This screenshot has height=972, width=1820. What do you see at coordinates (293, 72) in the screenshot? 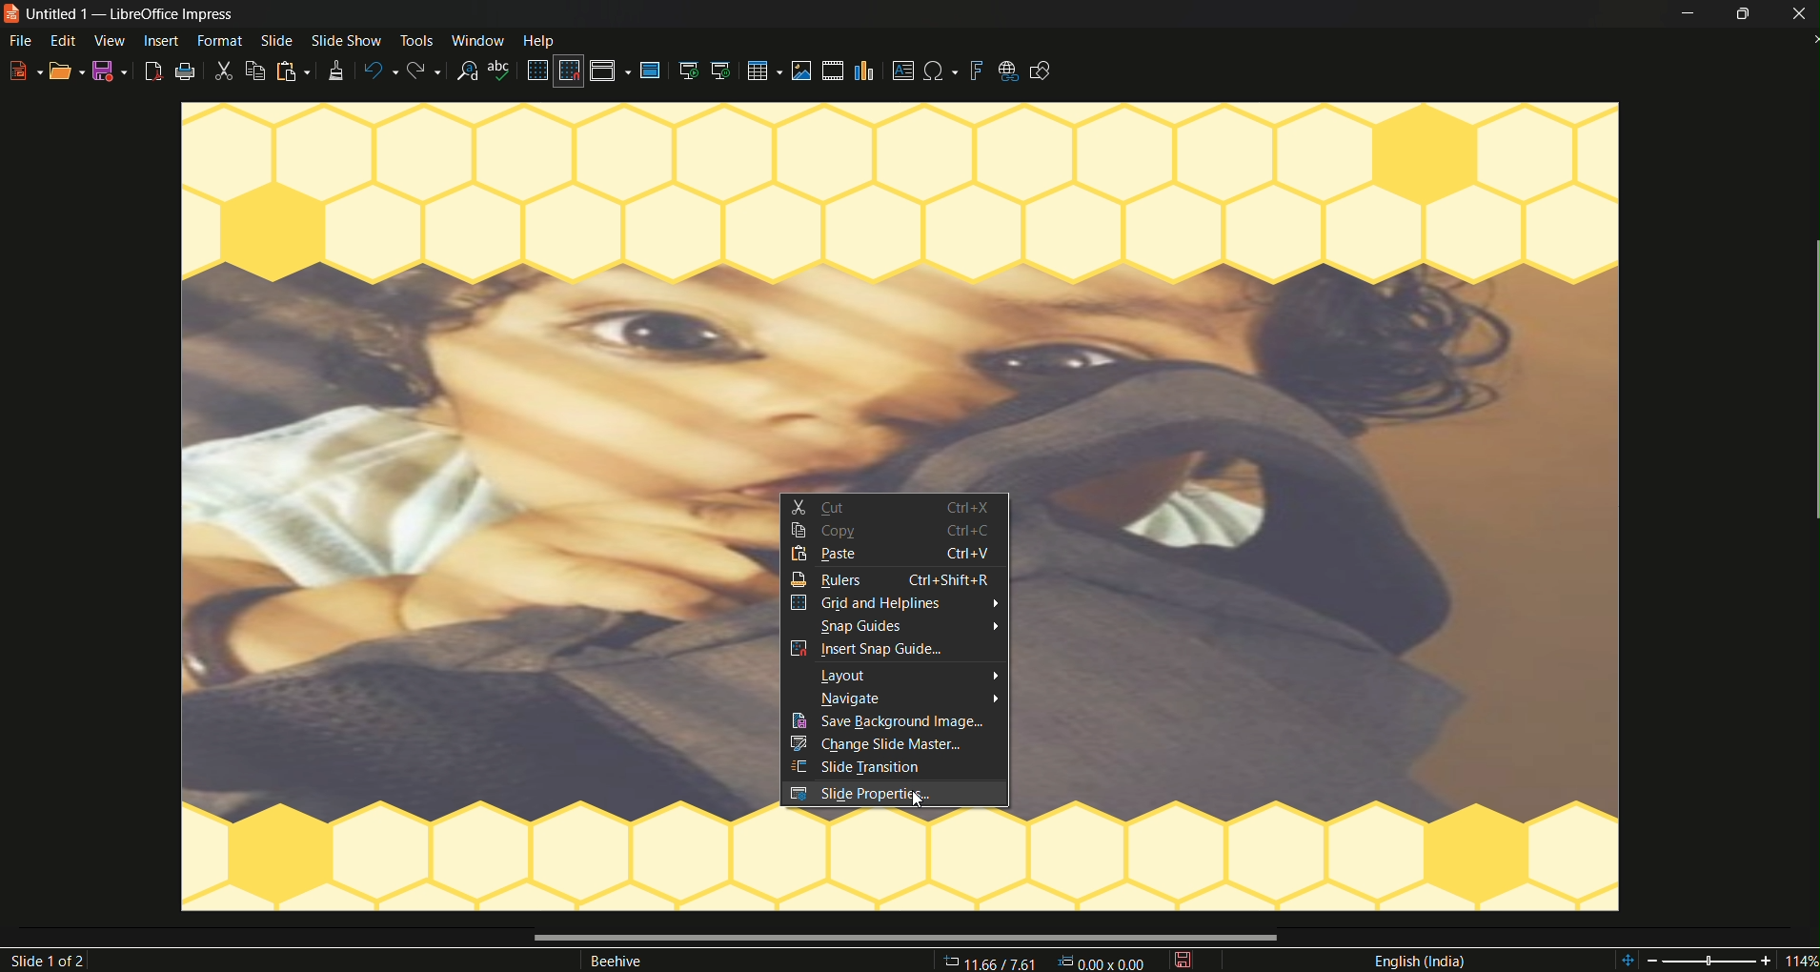
I see `paste` at bounding box center [293, 72].